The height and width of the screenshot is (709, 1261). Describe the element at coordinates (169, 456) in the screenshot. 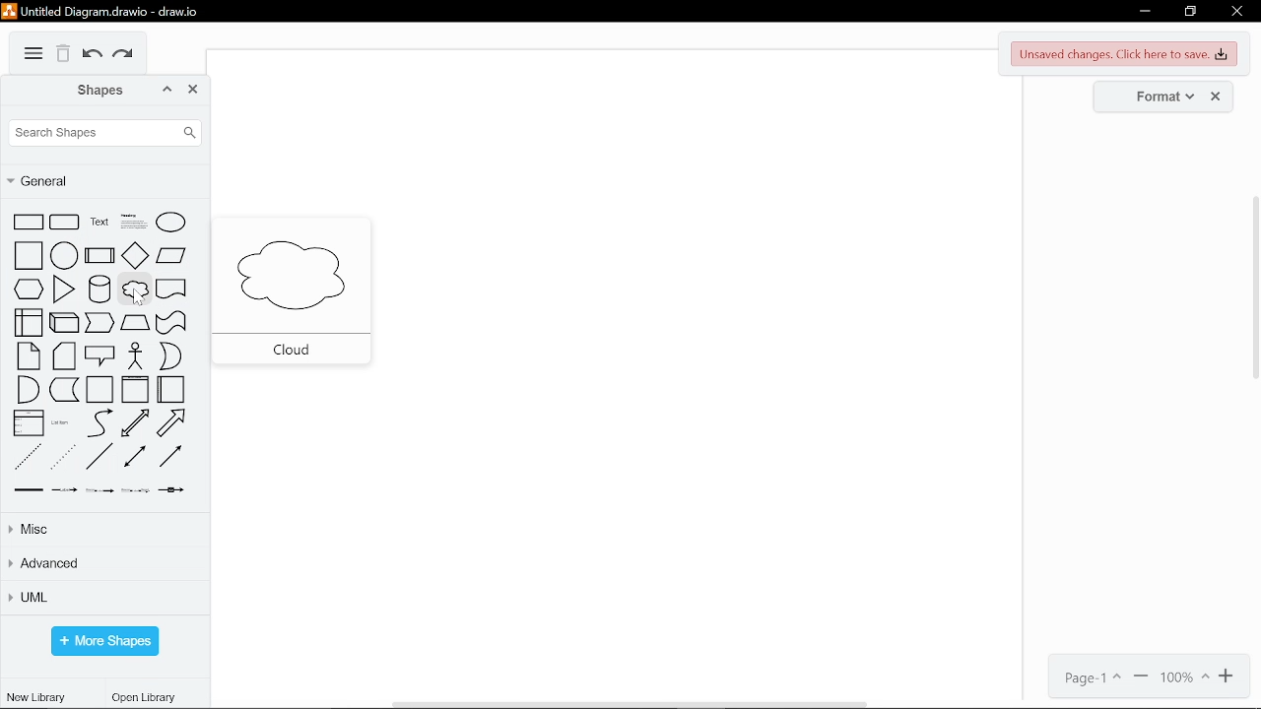

I see `directional connector` at that location.